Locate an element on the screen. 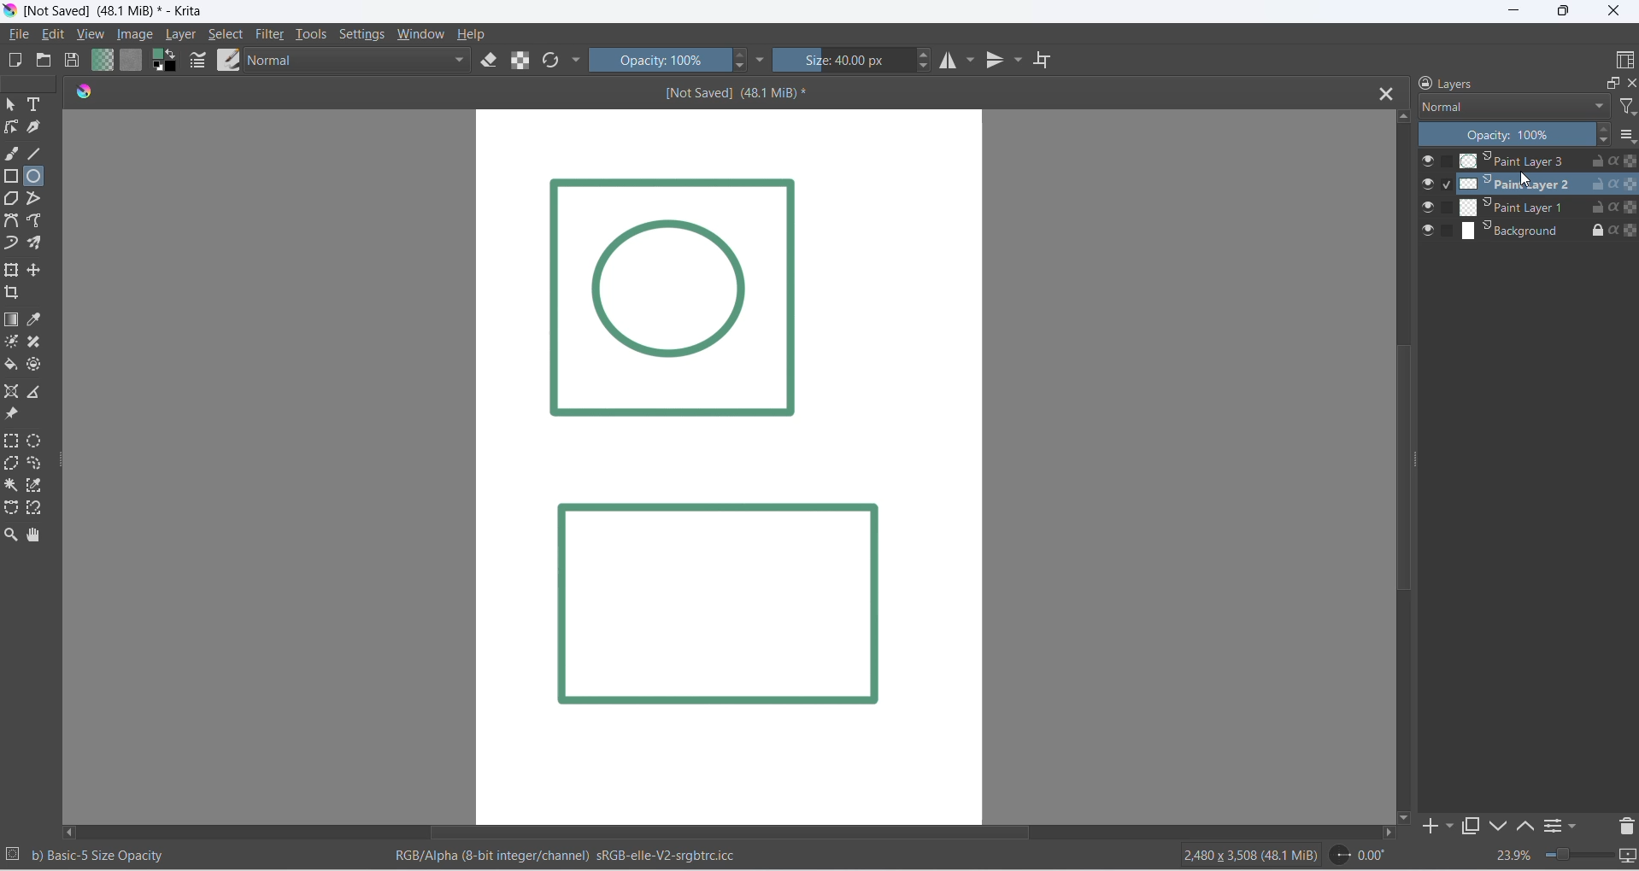  edit shapes tool is located at coordinates (11, 130).